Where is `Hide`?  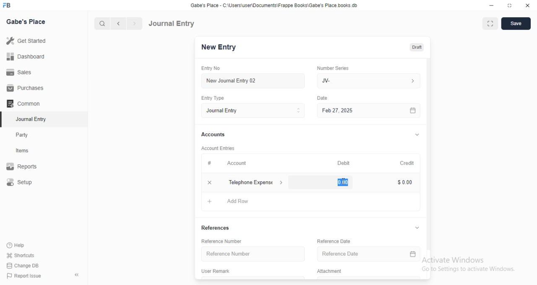
Hide is located at coordinates (415, 228).